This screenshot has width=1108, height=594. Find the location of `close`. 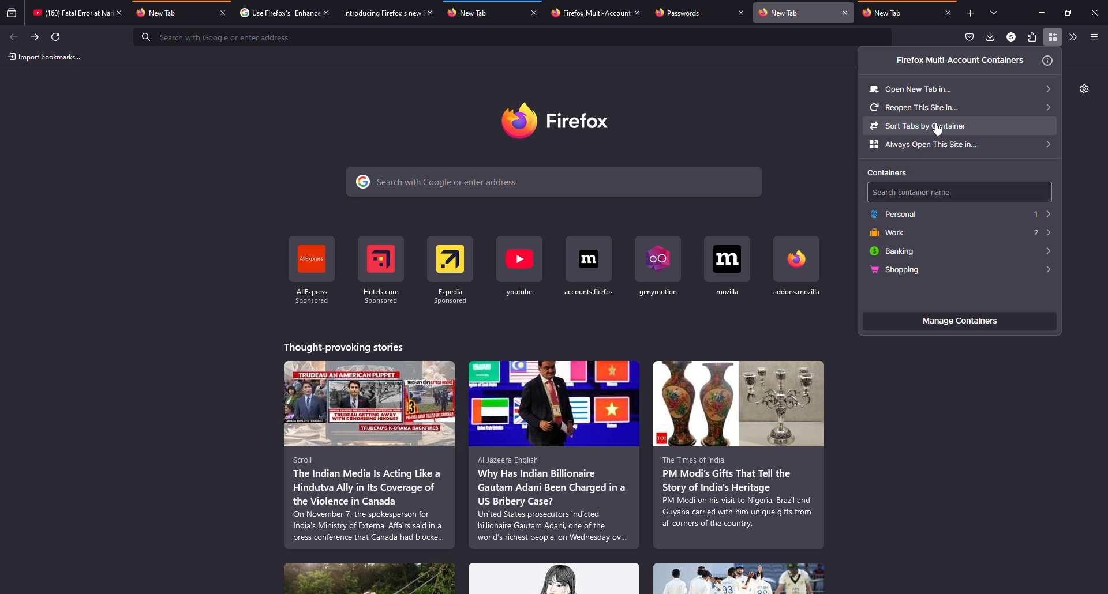

close is located at coordinates (120, 12).